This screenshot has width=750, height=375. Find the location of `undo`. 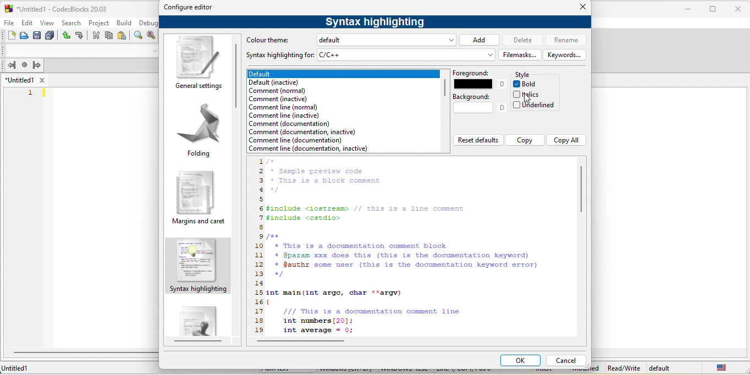

undo is located at coordinates (65, 36).